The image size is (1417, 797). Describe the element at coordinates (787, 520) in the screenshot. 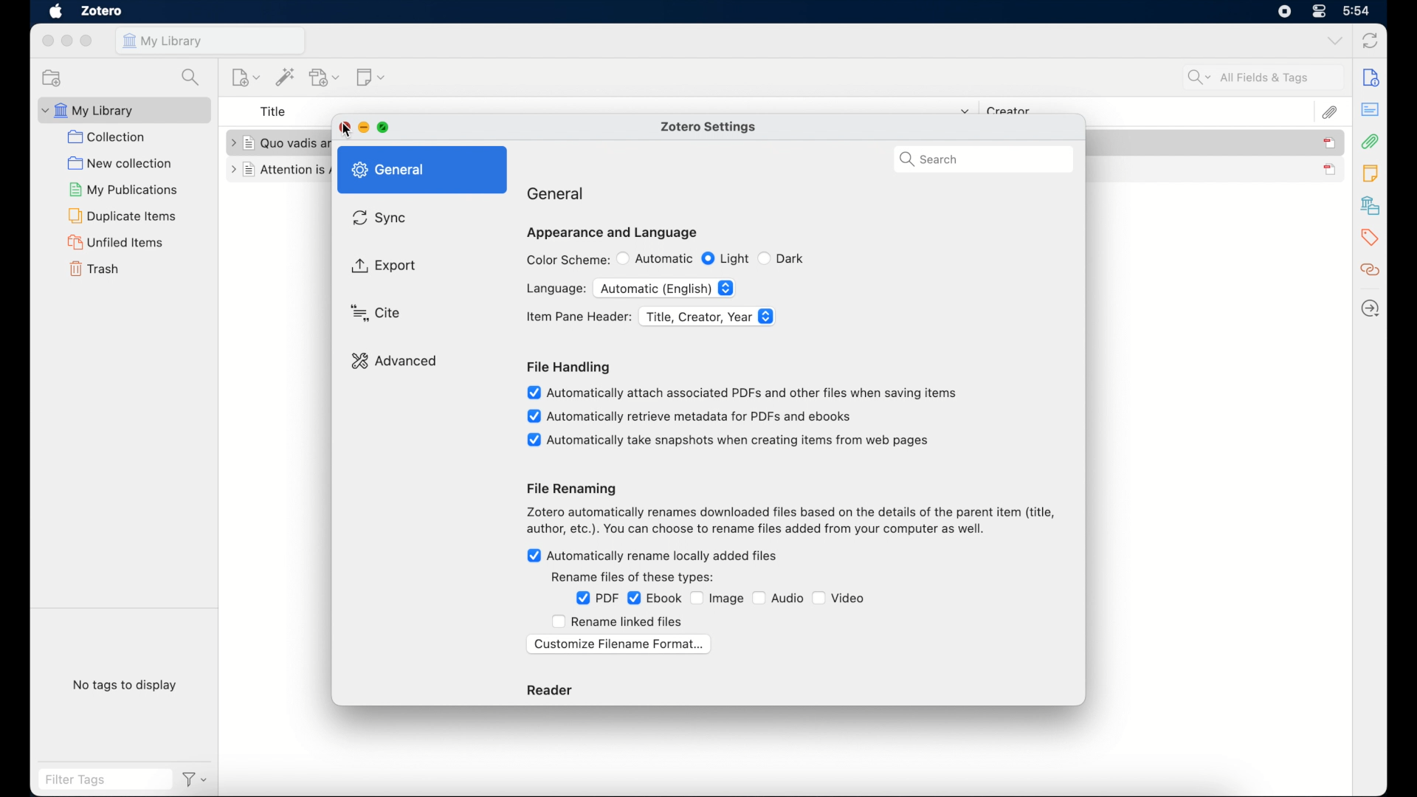

I see `file renaming info` at that location.